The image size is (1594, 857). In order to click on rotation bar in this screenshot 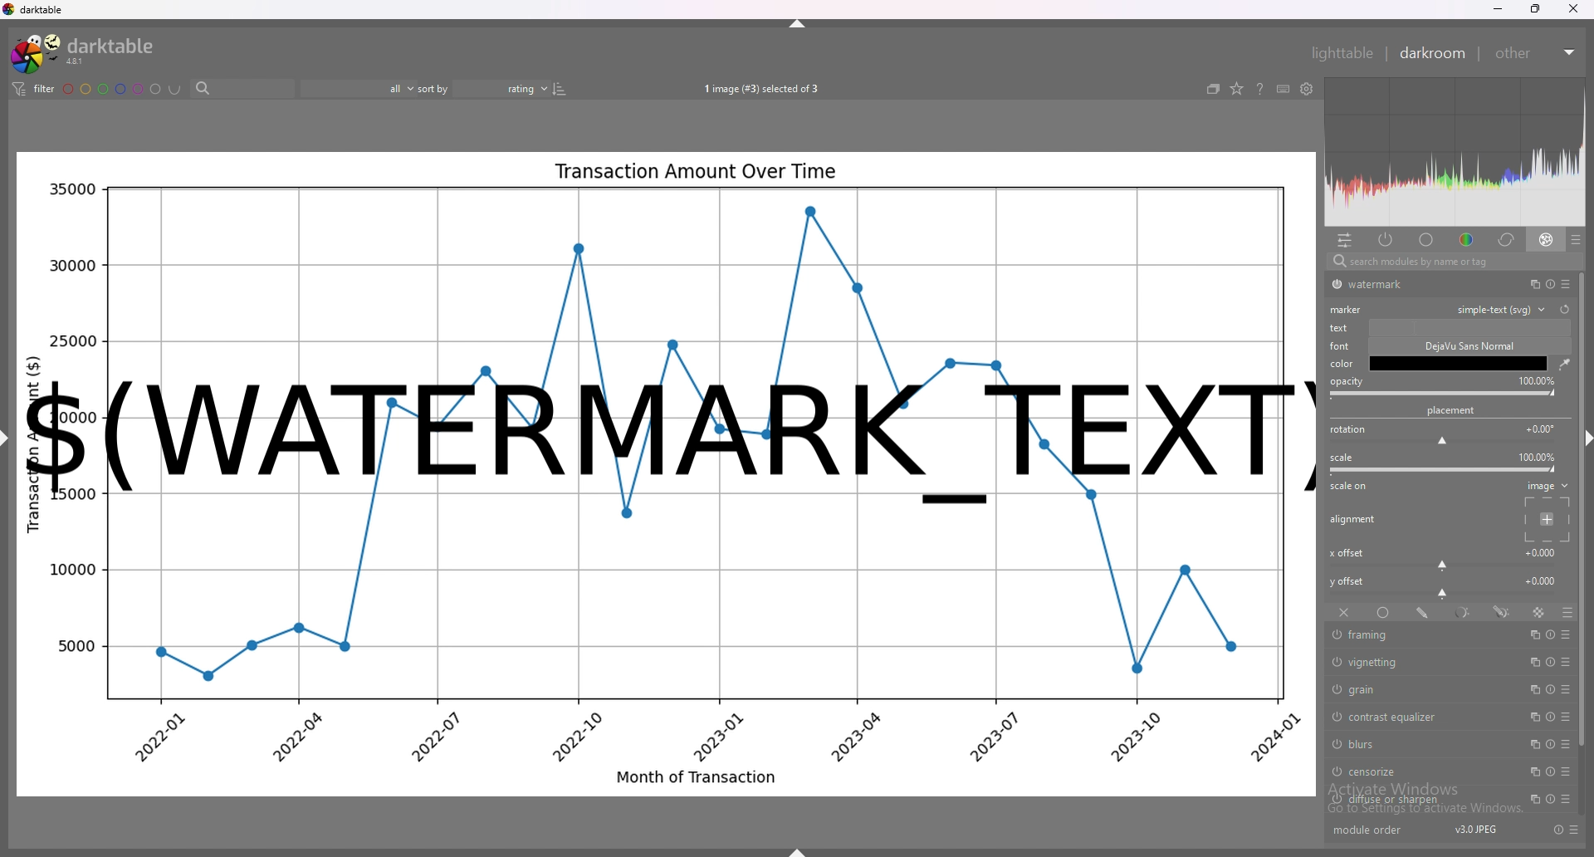, I will do `click(1441, 443)`.